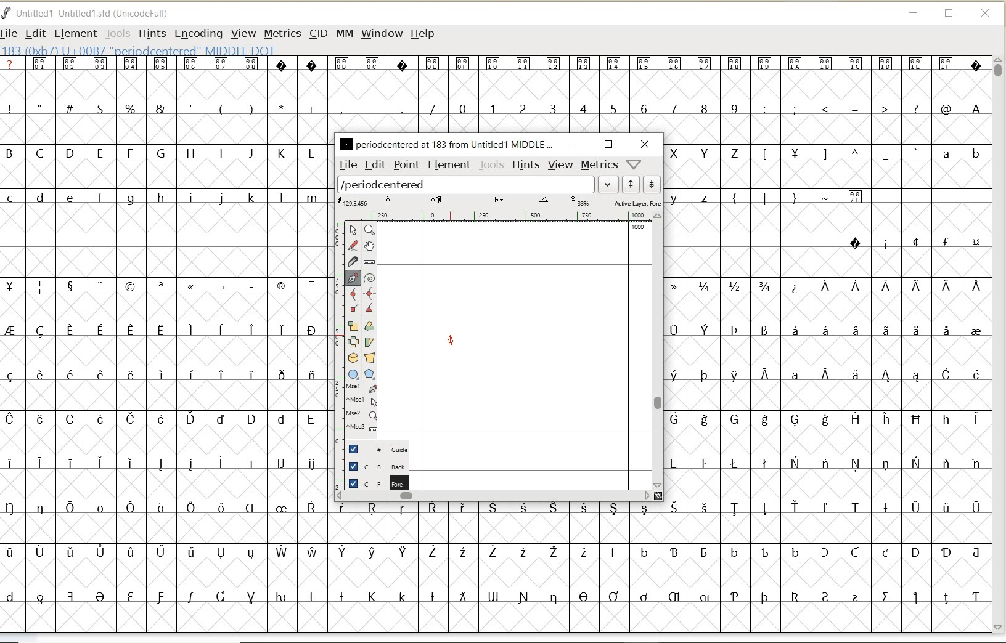 This screenshot has width=1006, height=643. Describe the element at coordinates (369, 293) in the screenshot. I see `add a curve point always either horizontal or vertical` at that location.